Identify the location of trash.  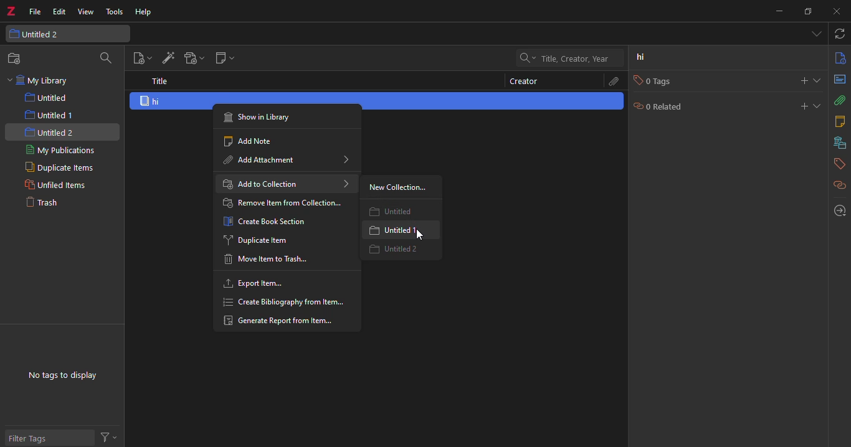
(46, 203).